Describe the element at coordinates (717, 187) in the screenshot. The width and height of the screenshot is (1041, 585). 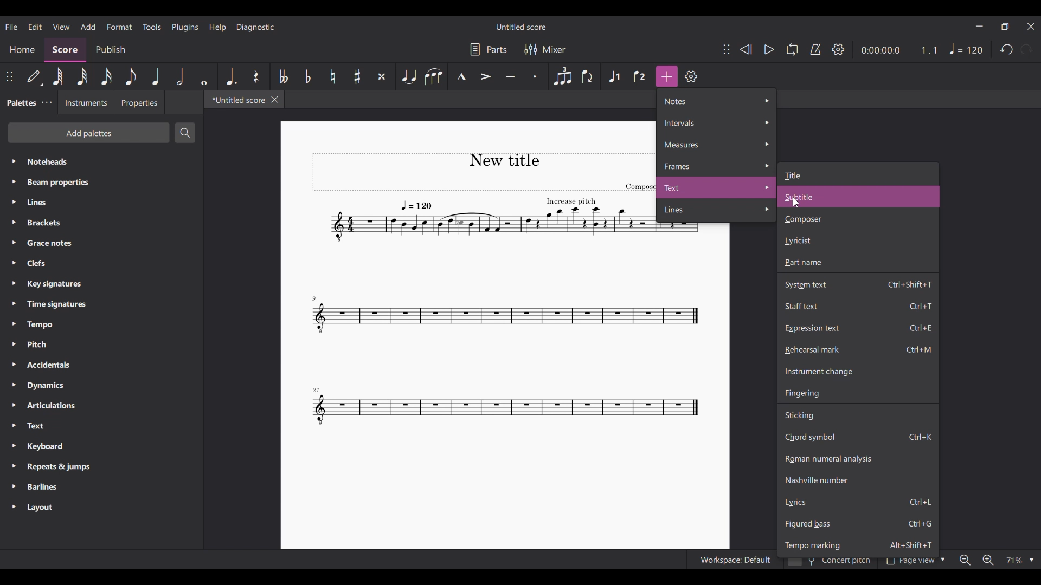
I see `Text options, highlighted as current selection` at that location.